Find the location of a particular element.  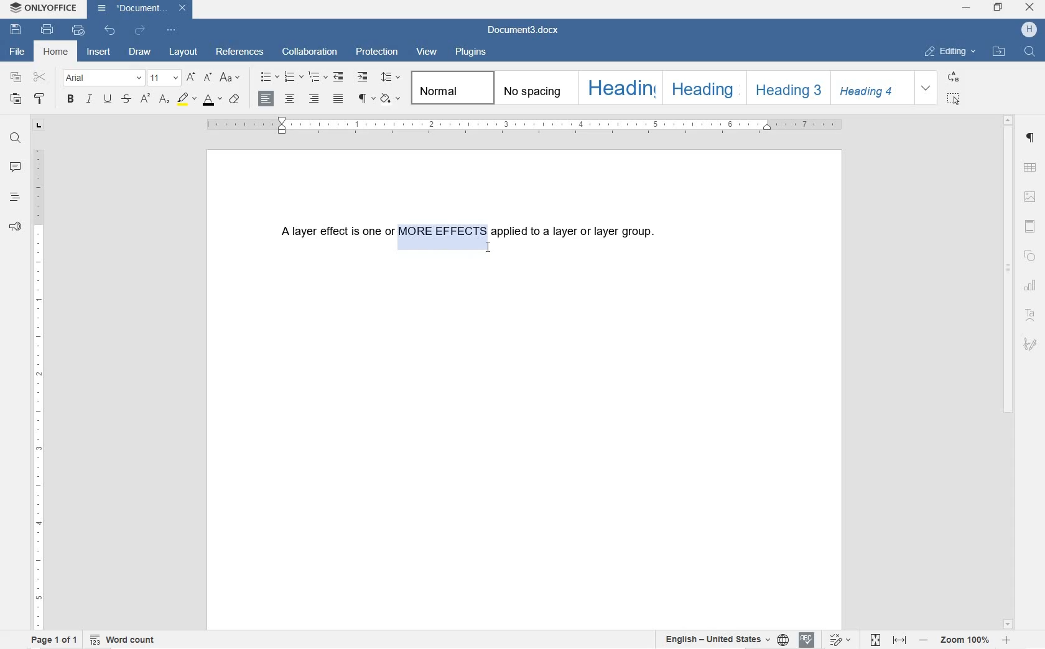

CHANGE CASE is located at coordinates (231, 78).